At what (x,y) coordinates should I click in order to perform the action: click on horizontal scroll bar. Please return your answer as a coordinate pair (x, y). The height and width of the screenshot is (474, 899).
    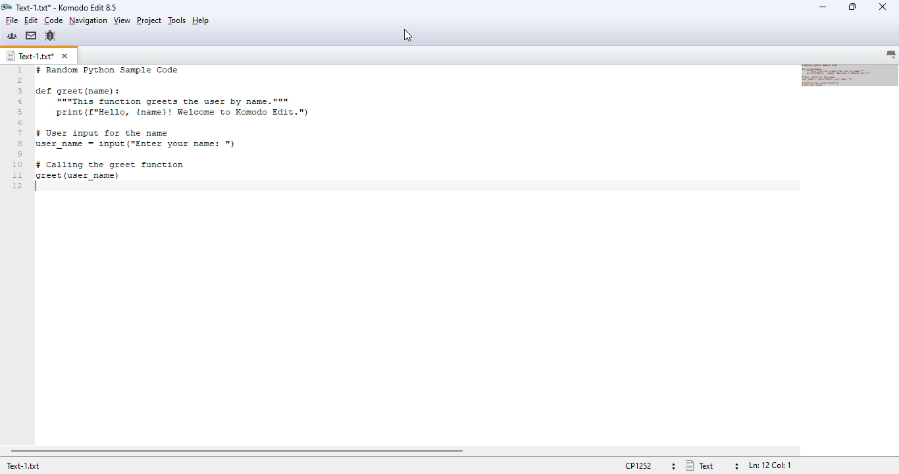
    Looking at the image, I should click on (237, 451).